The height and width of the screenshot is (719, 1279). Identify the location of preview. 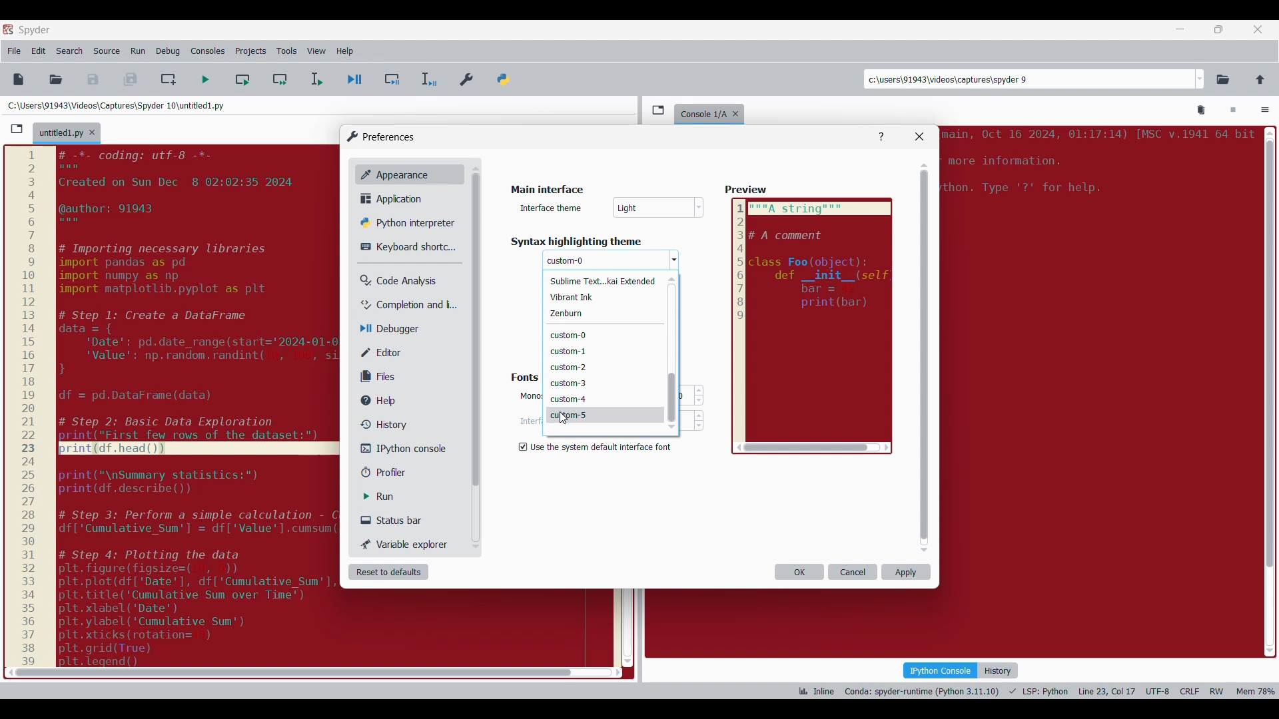
(747, 190).